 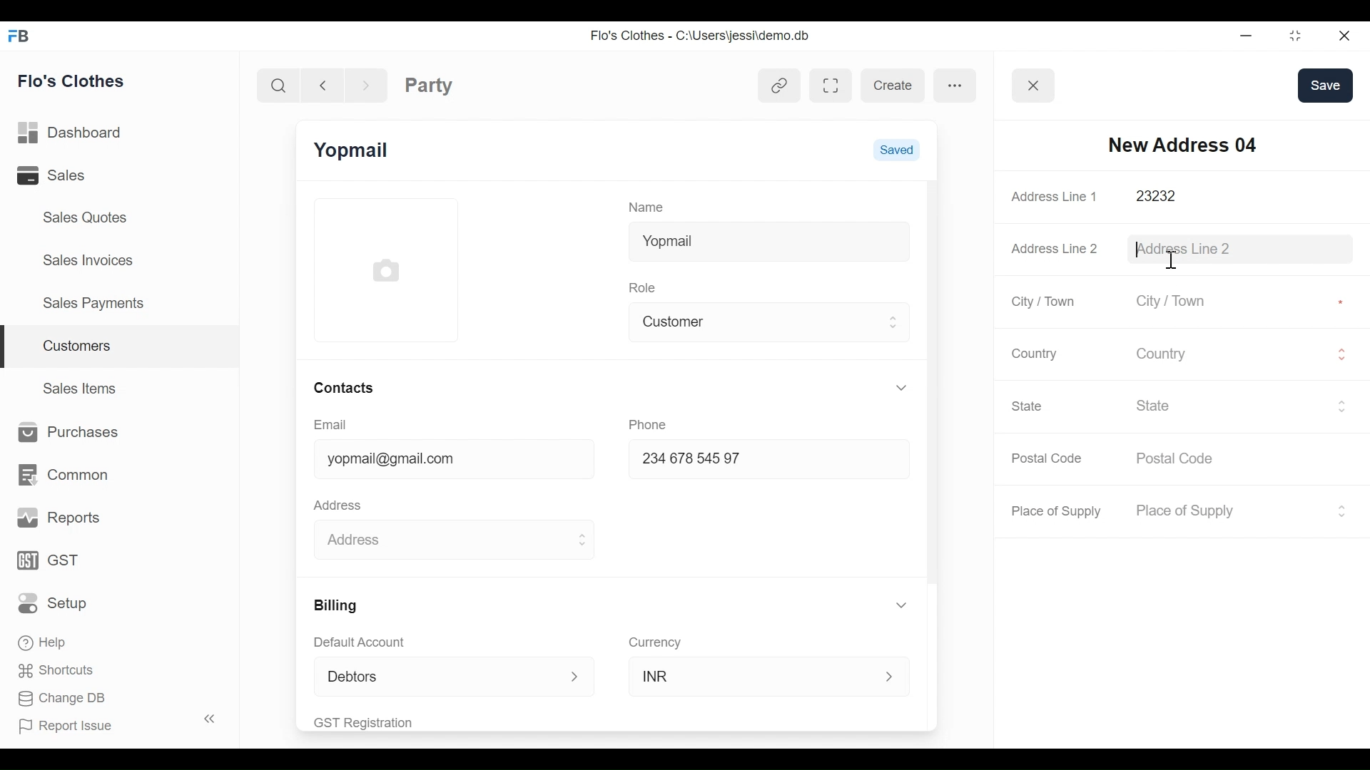 What do you see at coordinates (652, 423) in the screenshot?
I see `Phone` at bounding box center [652, 423].